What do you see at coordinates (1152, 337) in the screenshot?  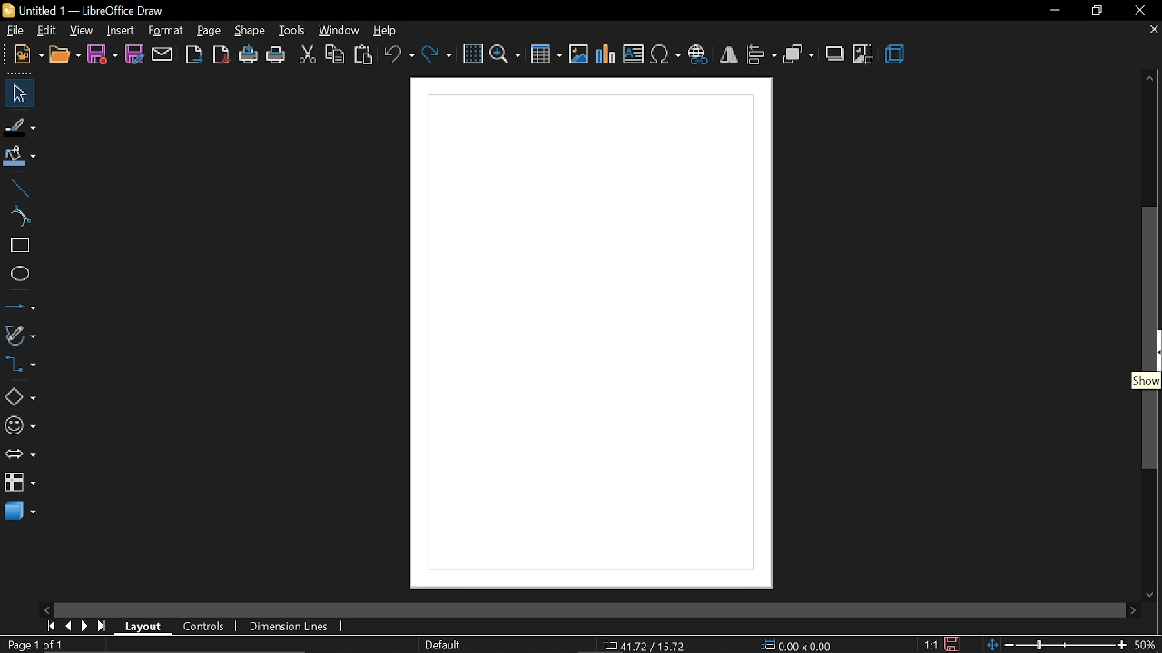 I see `vertical scrollbar` at bounding box center [1152, 337].